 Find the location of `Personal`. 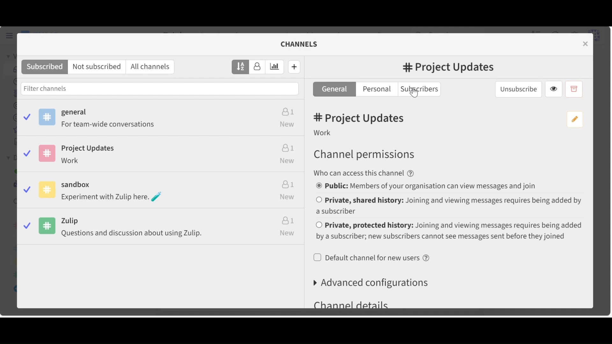

Personal is located at coordinates (376, 89).